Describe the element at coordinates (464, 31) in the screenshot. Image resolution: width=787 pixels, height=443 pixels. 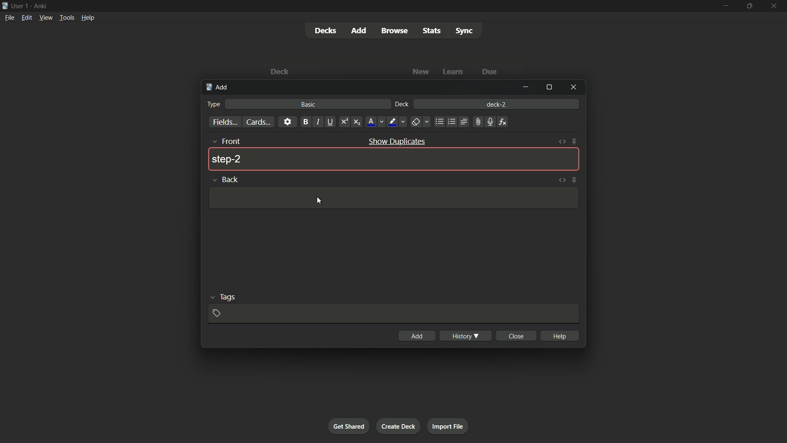
I see `sync` at that location.